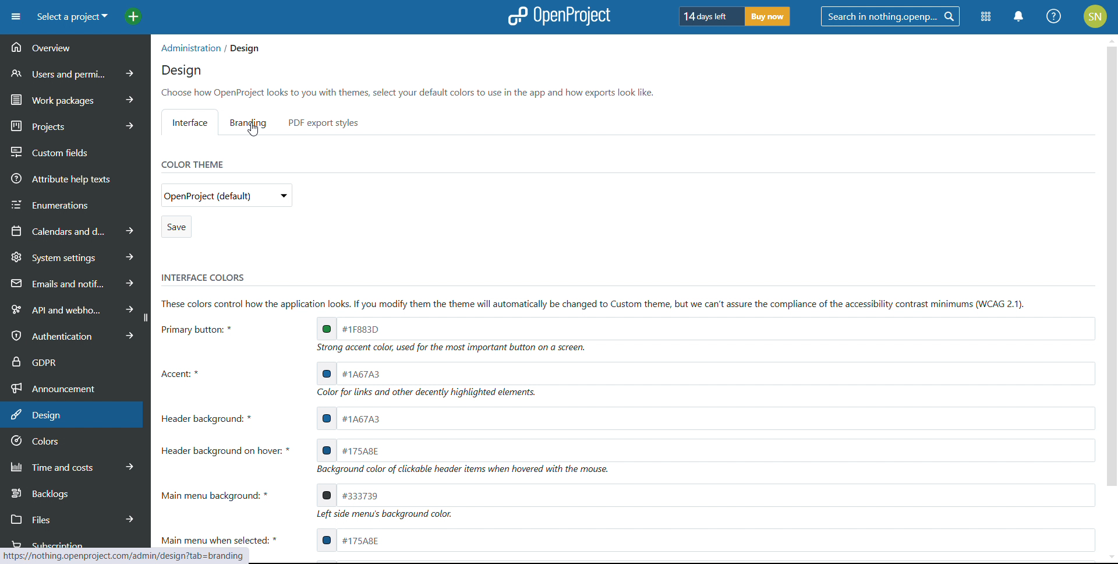 This screenshot has height=564, width=1118. What do you see at coordinates (706, 373) in the screenshot?
I see `accents` at bounding box center [706, 373].